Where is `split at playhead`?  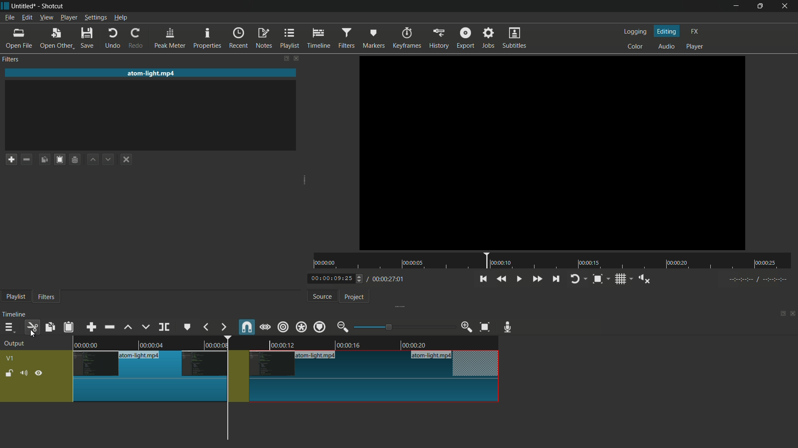
split at playhead is located at coordinates (164, 327).